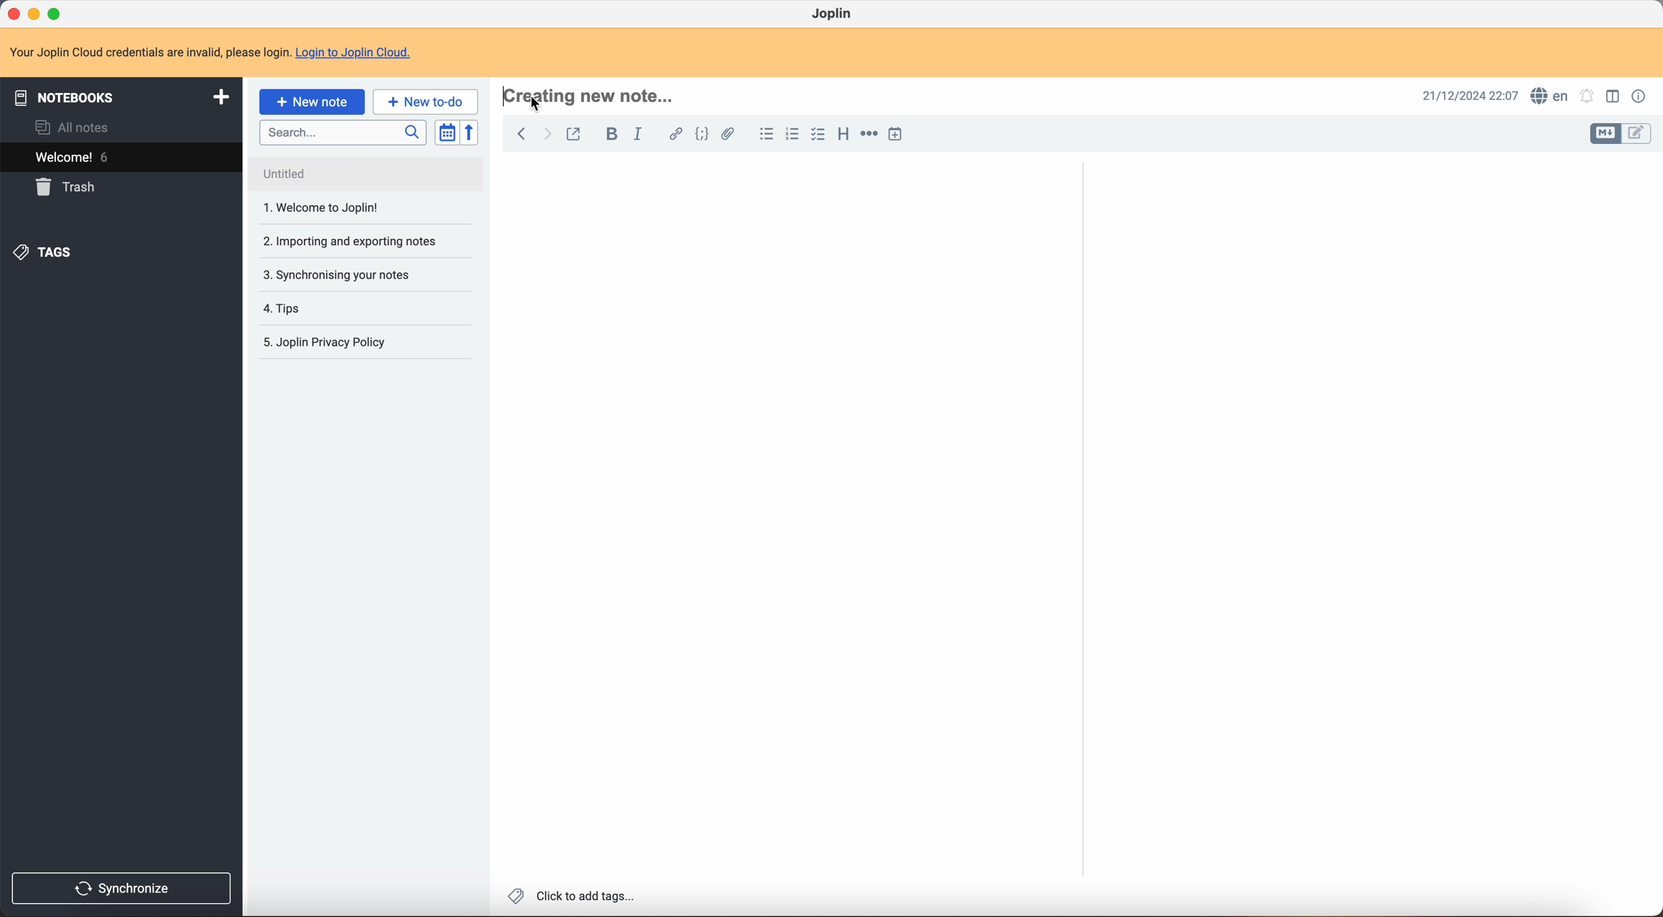  Describe the element at coordinates (68, 187) in the screenshot. I see `trash` at that location.